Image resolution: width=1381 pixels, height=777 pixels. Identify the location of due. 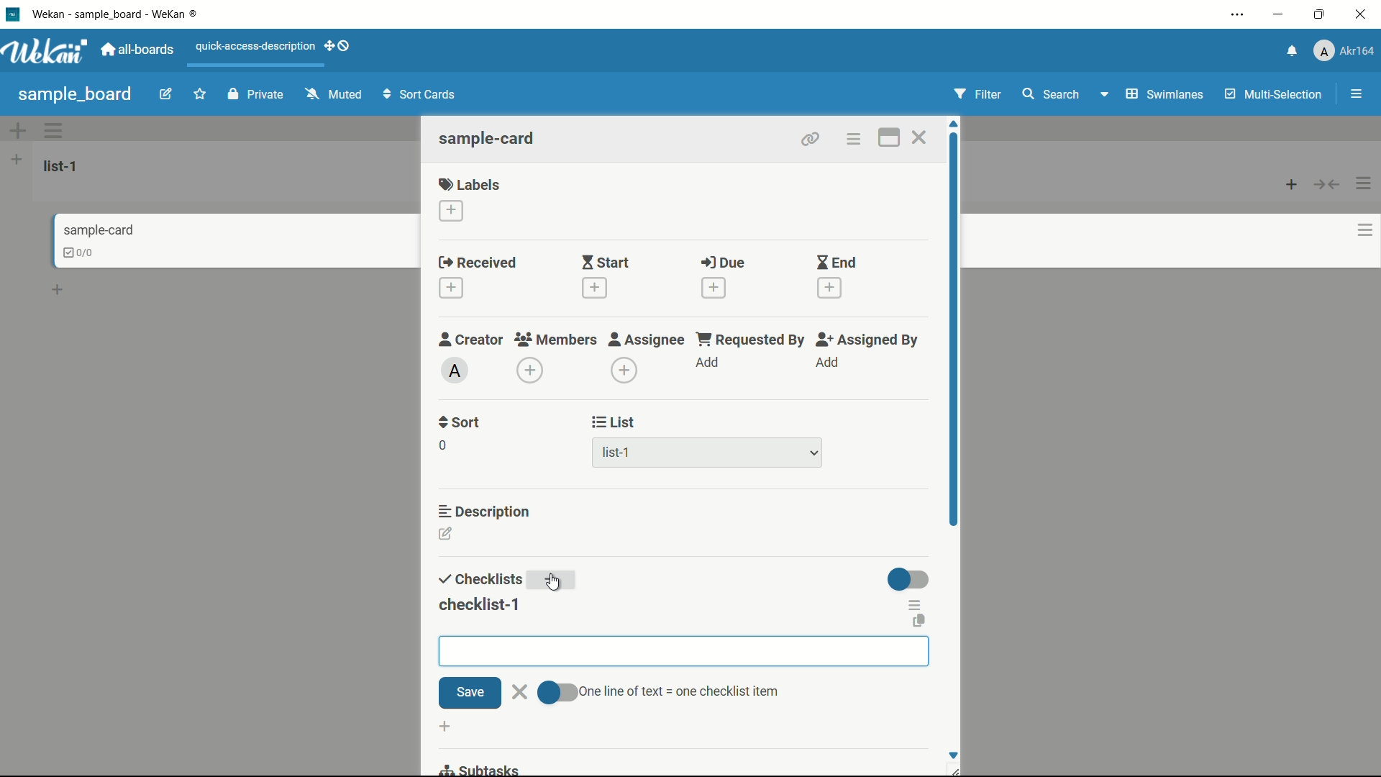
(723, 263).